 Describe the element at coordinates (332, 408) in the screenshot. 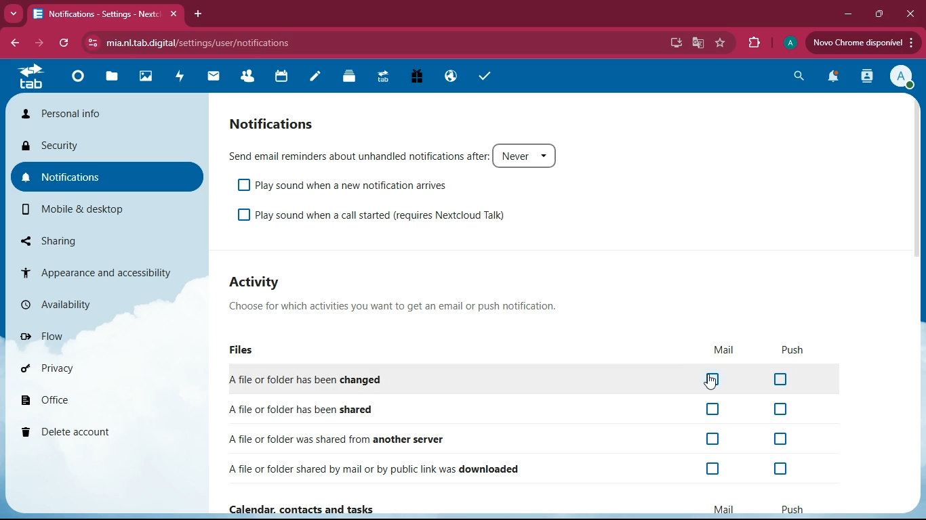

I see `shared` at that location.